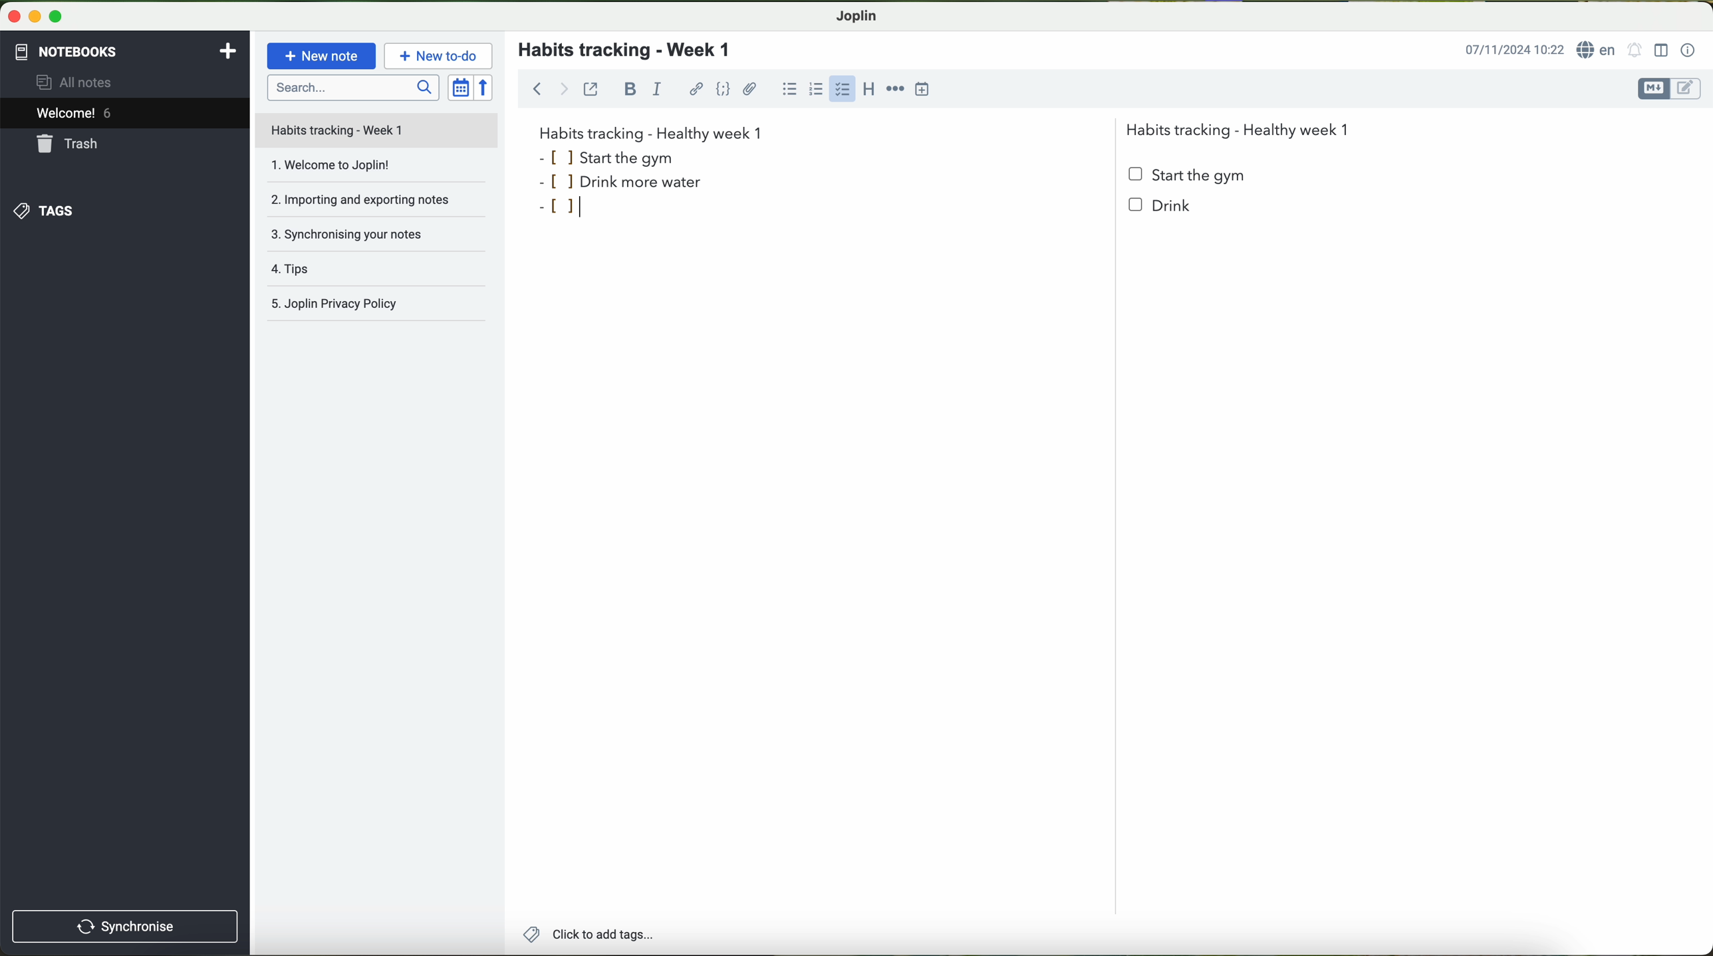 This screenshot has width=1713, height=956. Describe the element at coordinates (895, 90) in the screenshot. I see `horizontal rule` at that location.